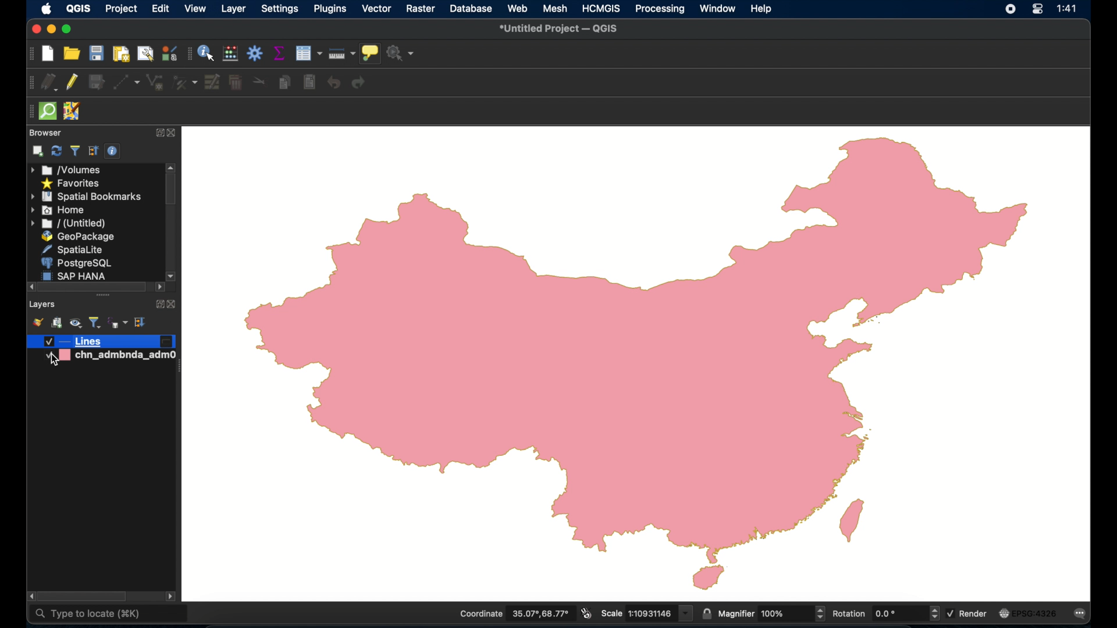 The height and width of the screenshot is (628, 1117). I want to click on open layout manager, so click(146, 53).